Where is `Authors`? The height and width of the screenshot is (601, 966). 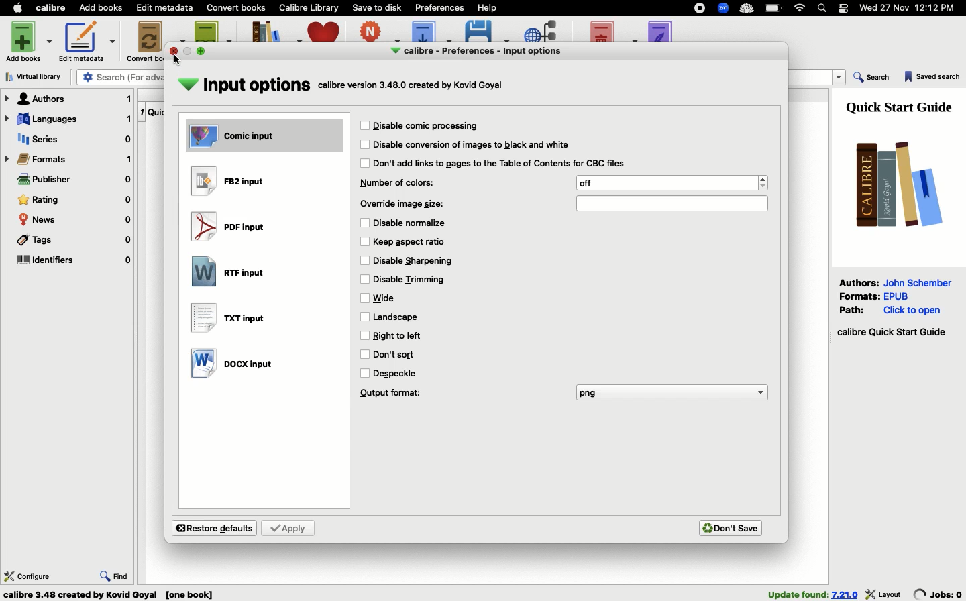 Authors is located at coordinates (859, 282).